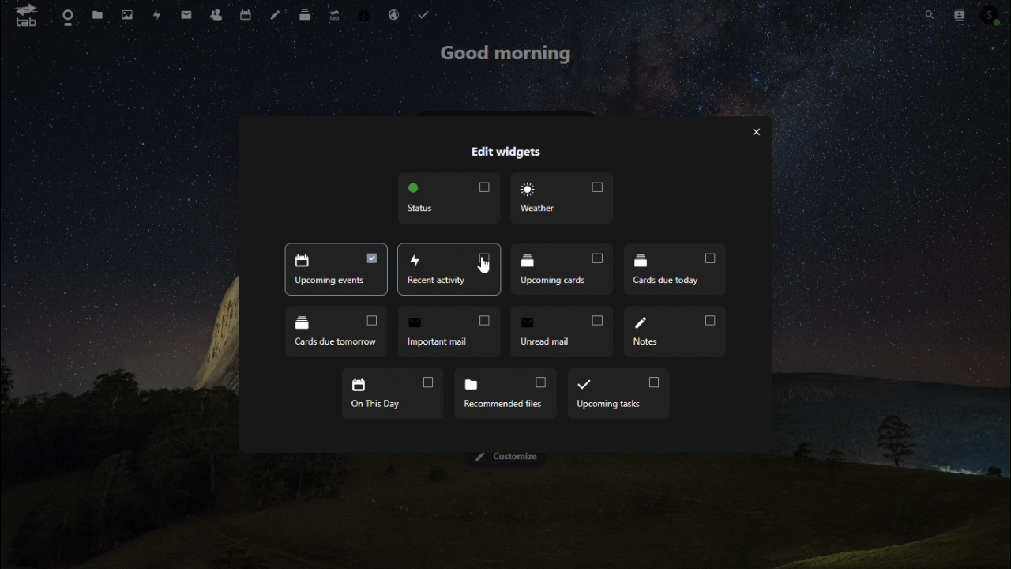 The height and width of the screenshot is (569, 1011). I want to click on Cursor, so click(487, 266).